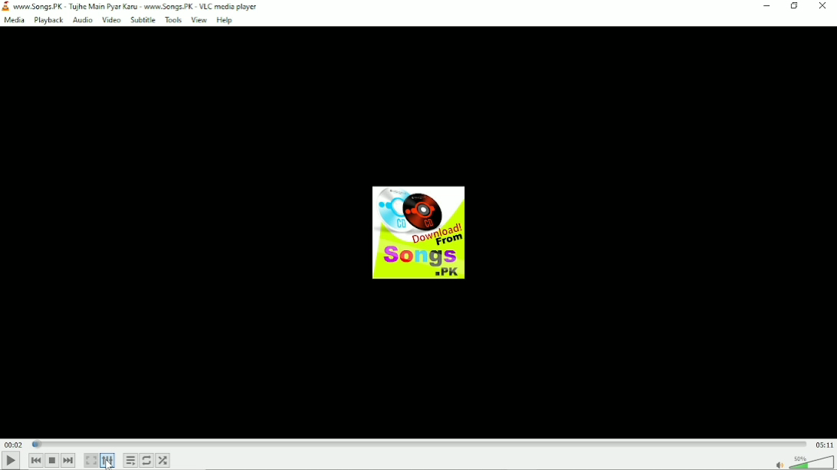  Describe the element at coordinates (109, 460) in the screenshot. I see `Show extended settings` at that location.